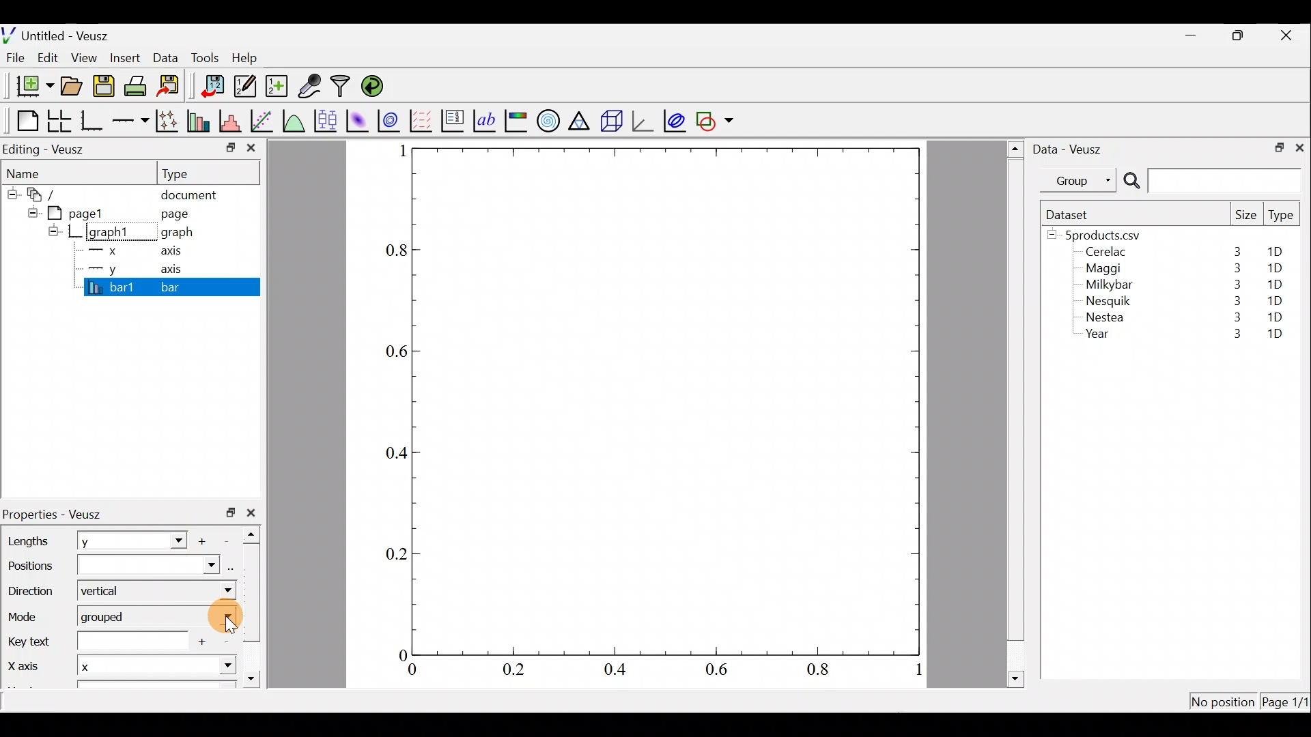 Image resolution: width=1311 pixels, height=737 pixels. What do you see at coordinates (513, 669) in the screenshot?
I see `0.2` at bounding box center [513, 669].